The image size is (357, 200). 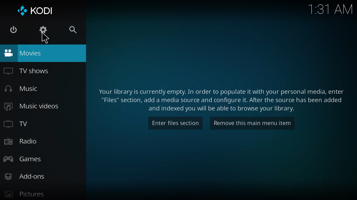 What do you see at coordinates (176, 123) in the screenshot?
I see `enter files section` at bounding box center [176, 123].